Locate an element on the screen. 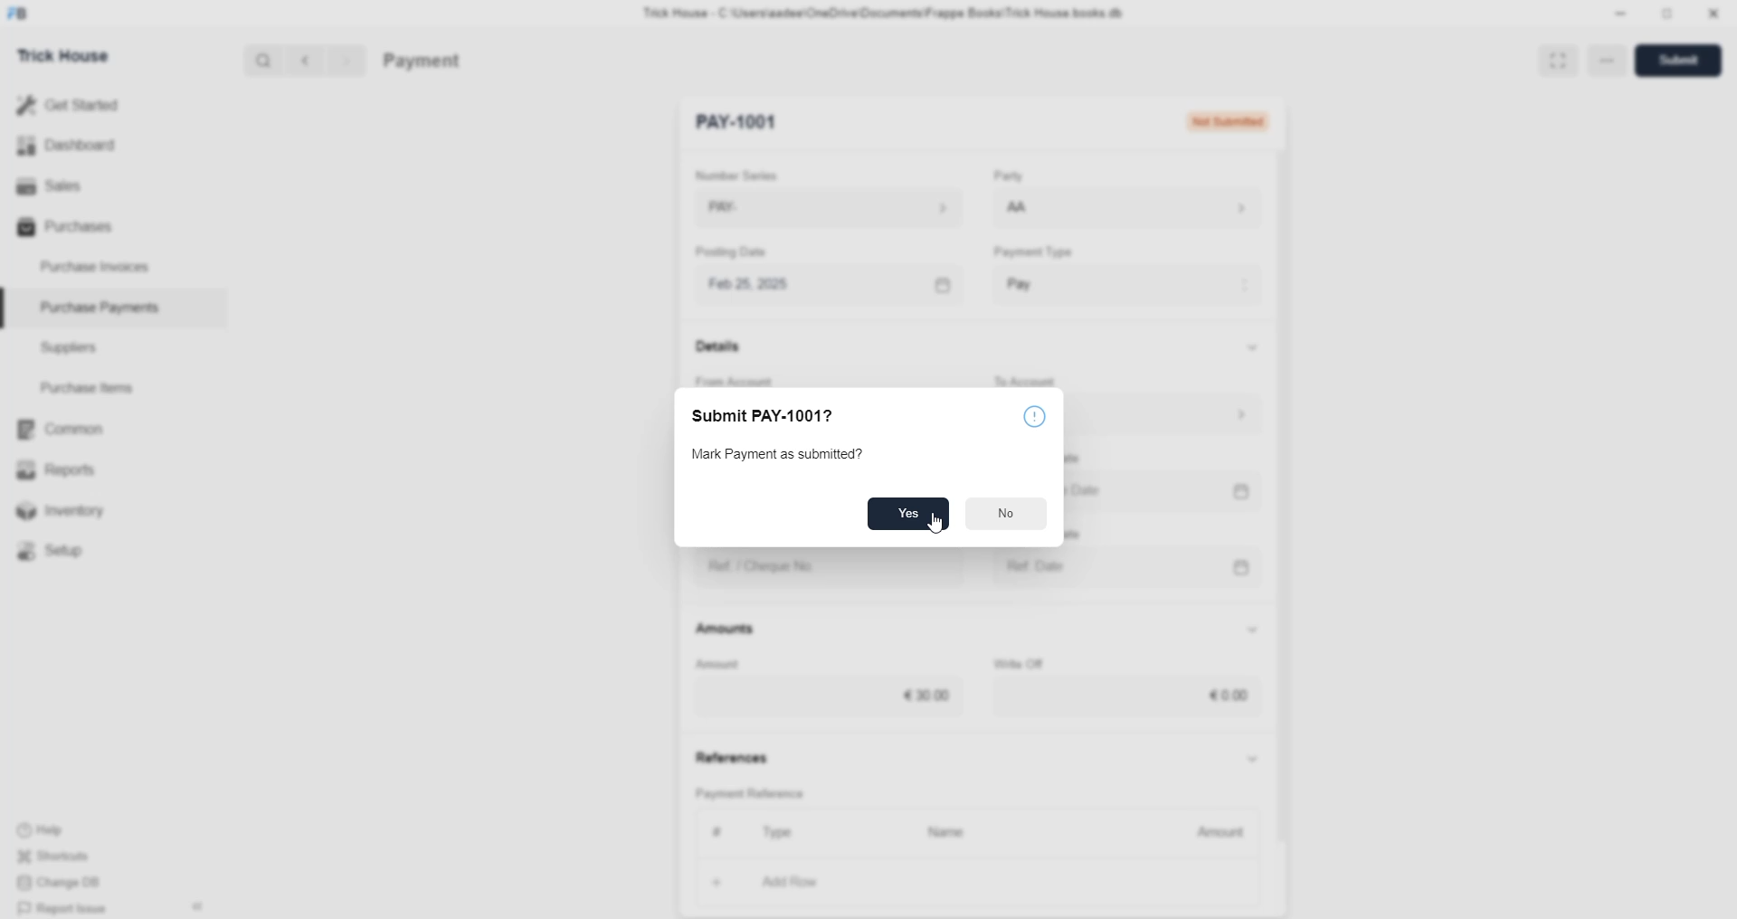 Image resolution: width=1737 pixels, height=919 pixels. common is located at coordinates (63, 430).